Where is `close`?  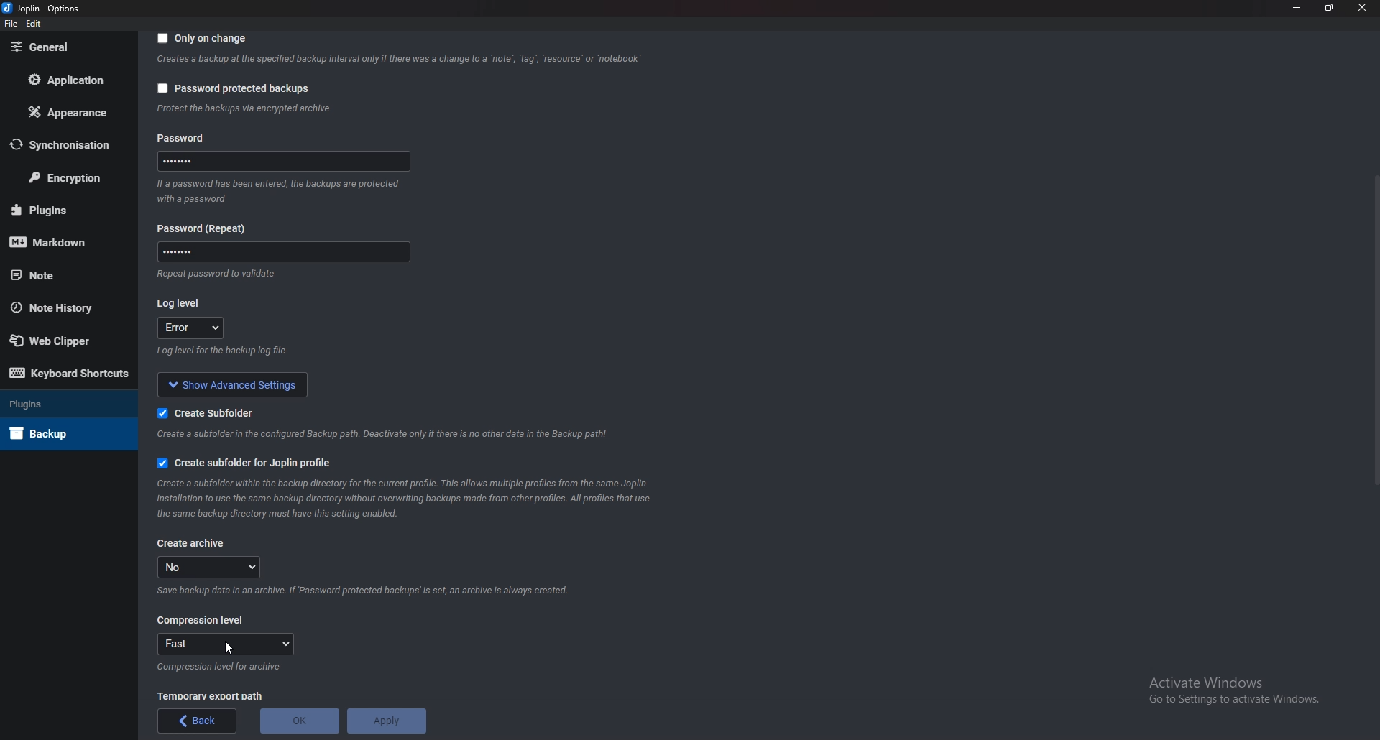 close is located at coordinates (1361, 7).